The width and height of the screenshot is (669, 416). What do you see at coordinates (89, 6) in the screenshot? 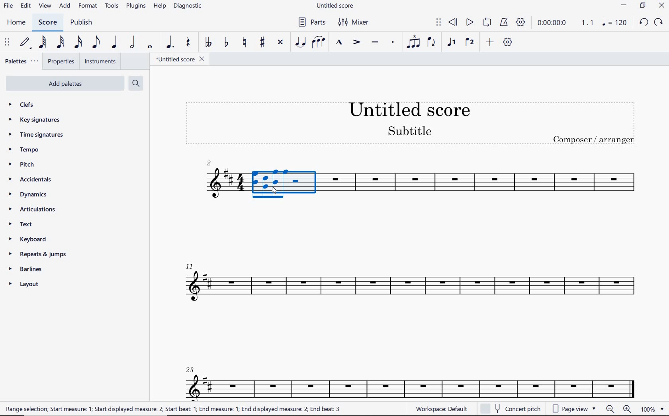
I see `FORMAT` at bounding box center [89, 6].